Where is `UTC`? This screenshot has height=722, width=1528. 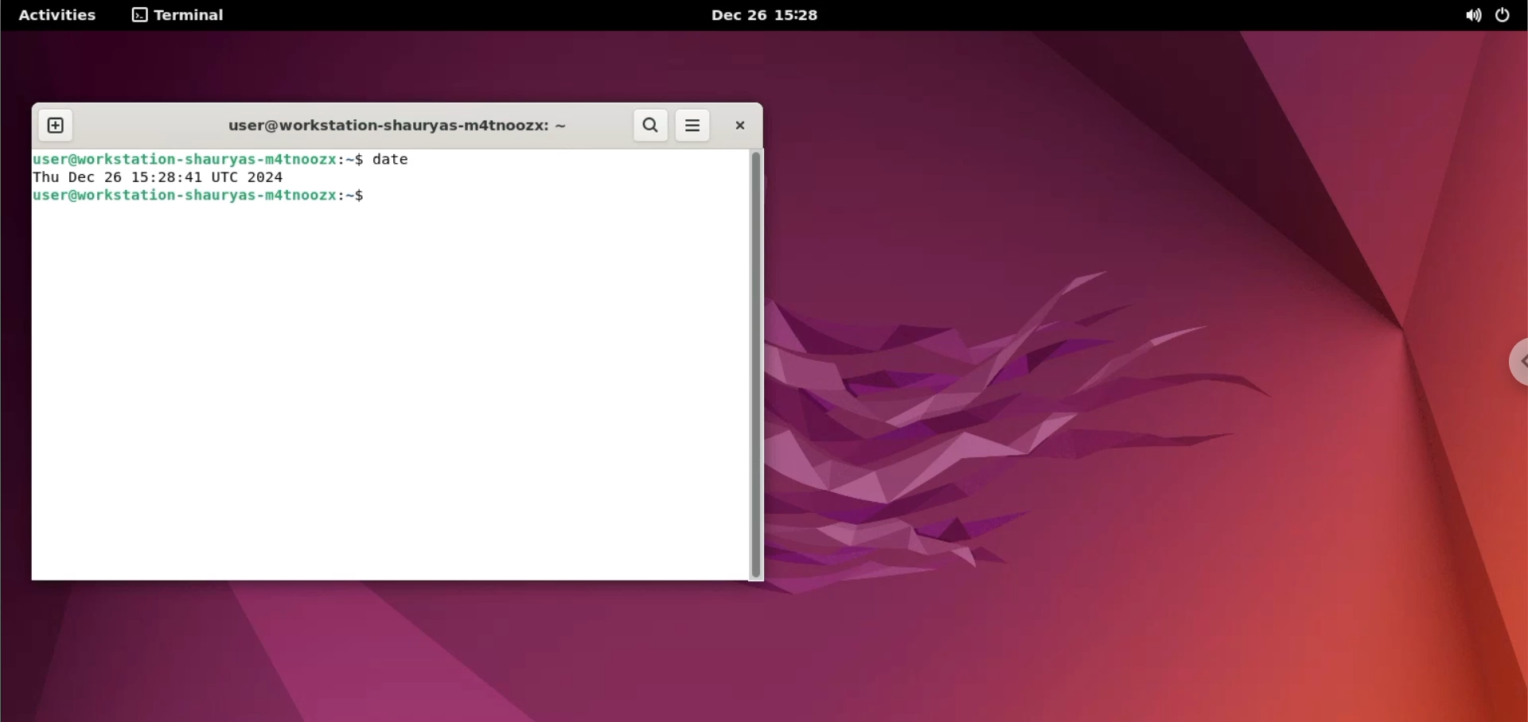
UTC is located at coordinates (226, 177).